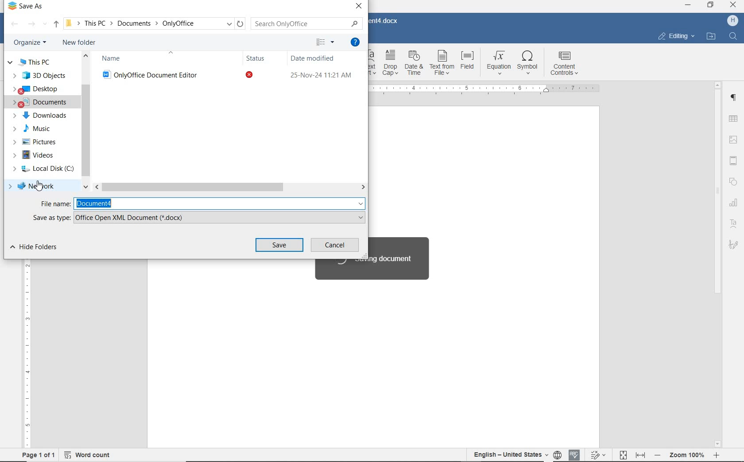  I want to click on FIND, so click(733, 37).